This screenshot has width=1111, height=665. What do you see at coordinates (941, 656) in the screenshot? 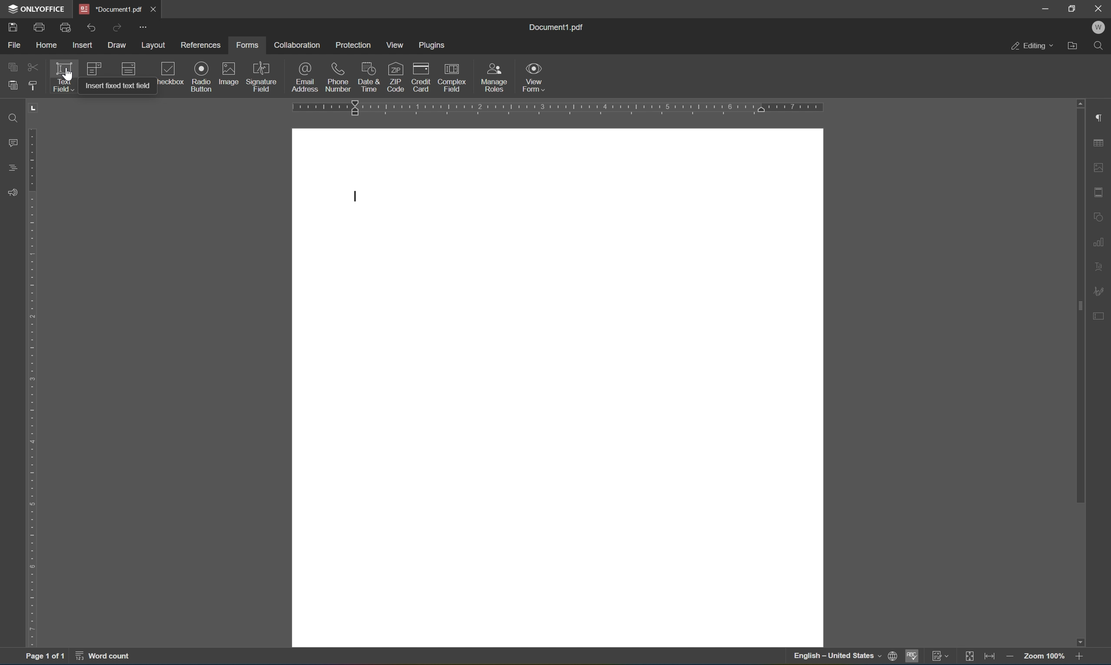
I see `track changes` at bounding box center [941, 656].